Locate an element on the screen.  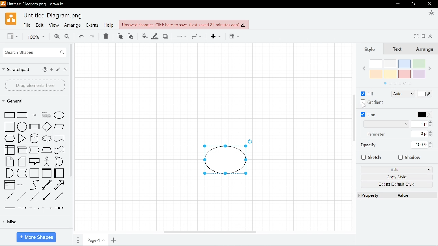
Increase perimeter is located at coordinates (431, 131).